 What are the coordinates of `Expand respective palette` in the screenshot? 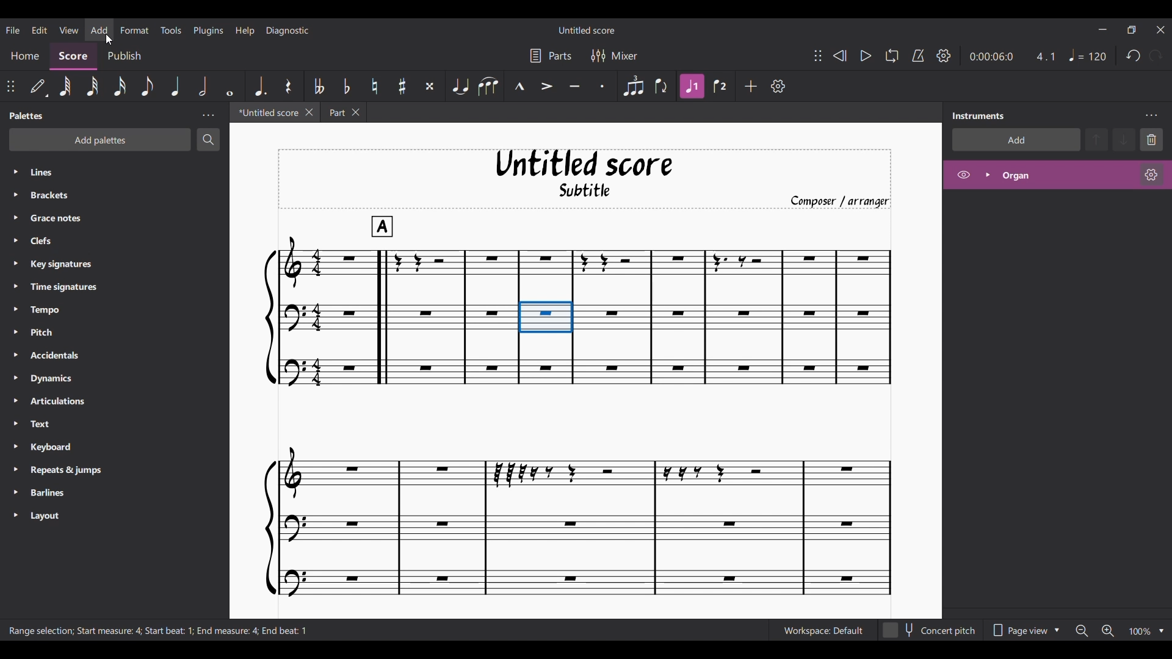 It's located at (15, 344).